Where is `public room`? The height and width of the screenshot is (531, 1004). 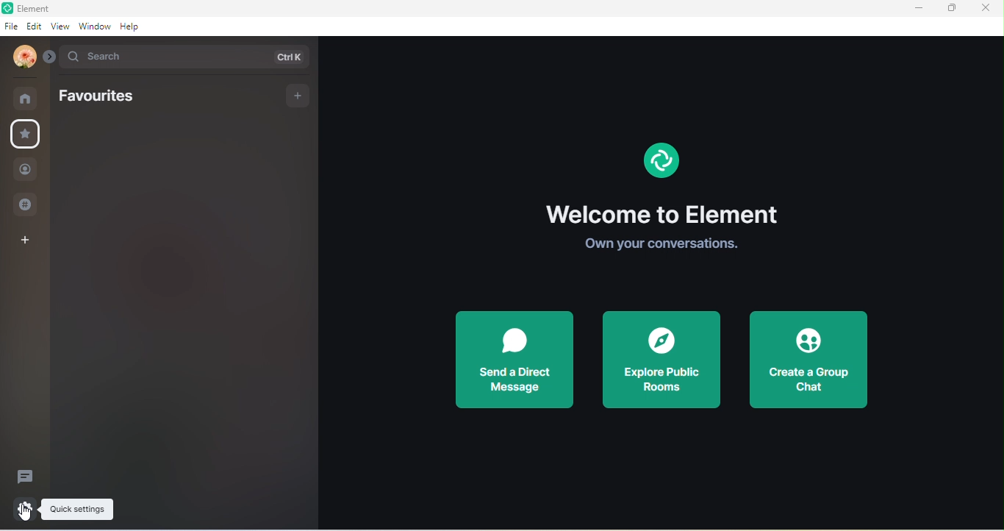
public room is located at coordinates (26, 206).